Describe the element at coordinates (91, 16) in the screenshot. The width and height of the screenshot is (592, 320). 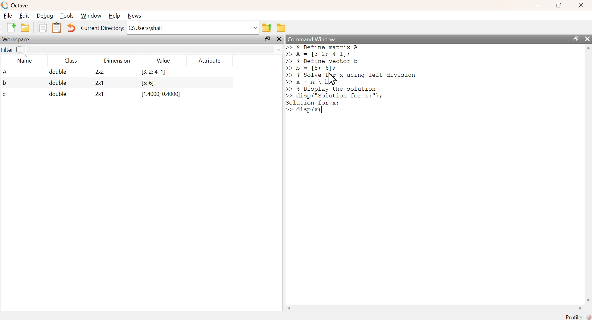
I see `window` at that location.